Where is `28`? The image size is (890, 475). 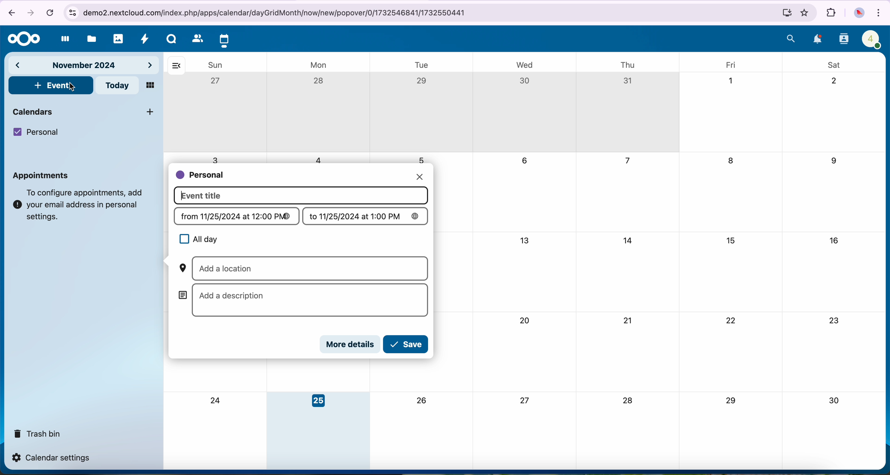
28 is located at coordinates (320, 82).